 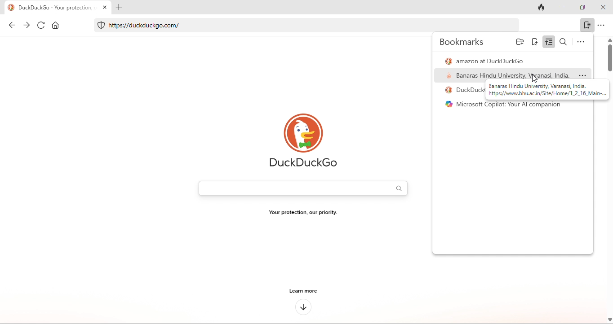 What do you see at coordinates (604, 8) in the screenshot?
I see `close` at bounding box center [604, 8].